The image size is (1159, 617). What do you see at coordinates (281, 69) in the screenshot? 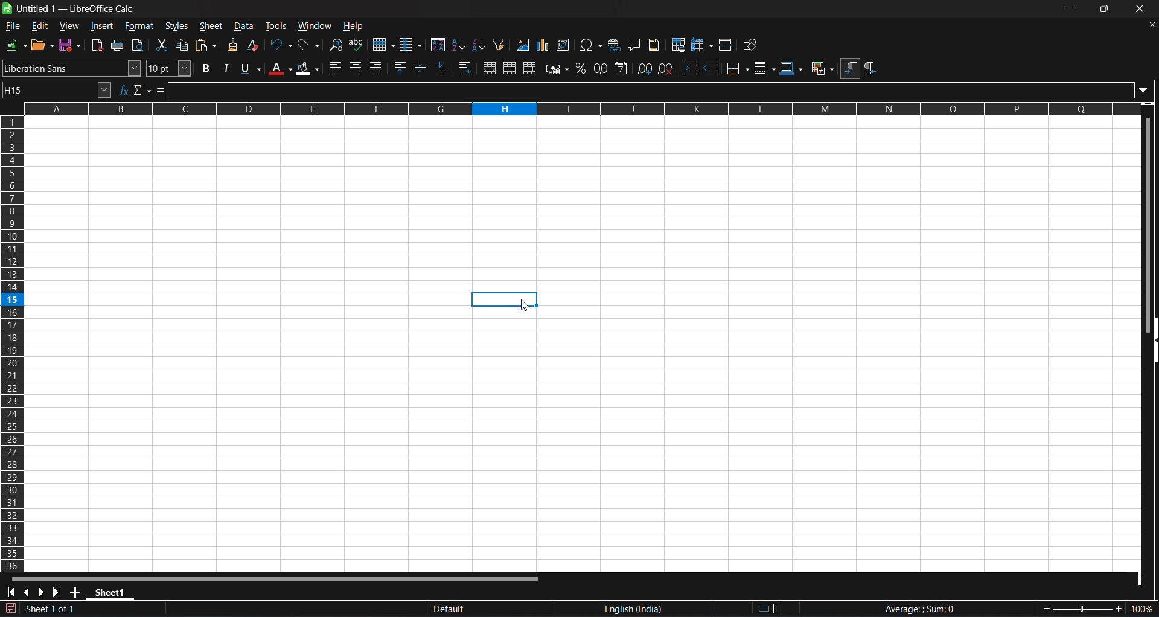
I see `font color` at bounding box center [281, 69].